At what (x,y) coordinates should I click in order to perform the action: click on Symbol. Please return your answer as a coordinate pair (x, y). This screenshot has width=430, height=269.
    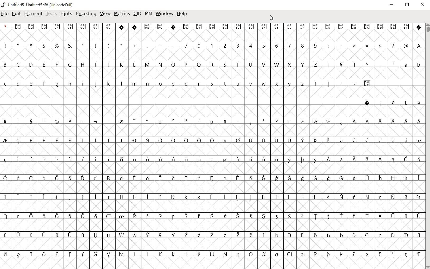
    Looking at the image, I should click on (134, 160).